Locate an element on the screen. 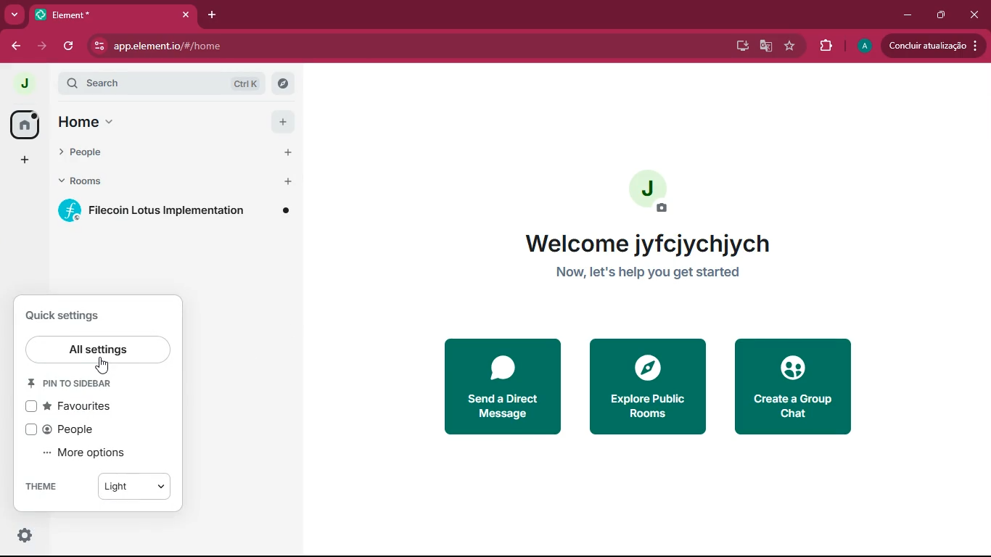 The height and width of the screenshot is (557, 991). cursor is located at coordinates (102, 366).